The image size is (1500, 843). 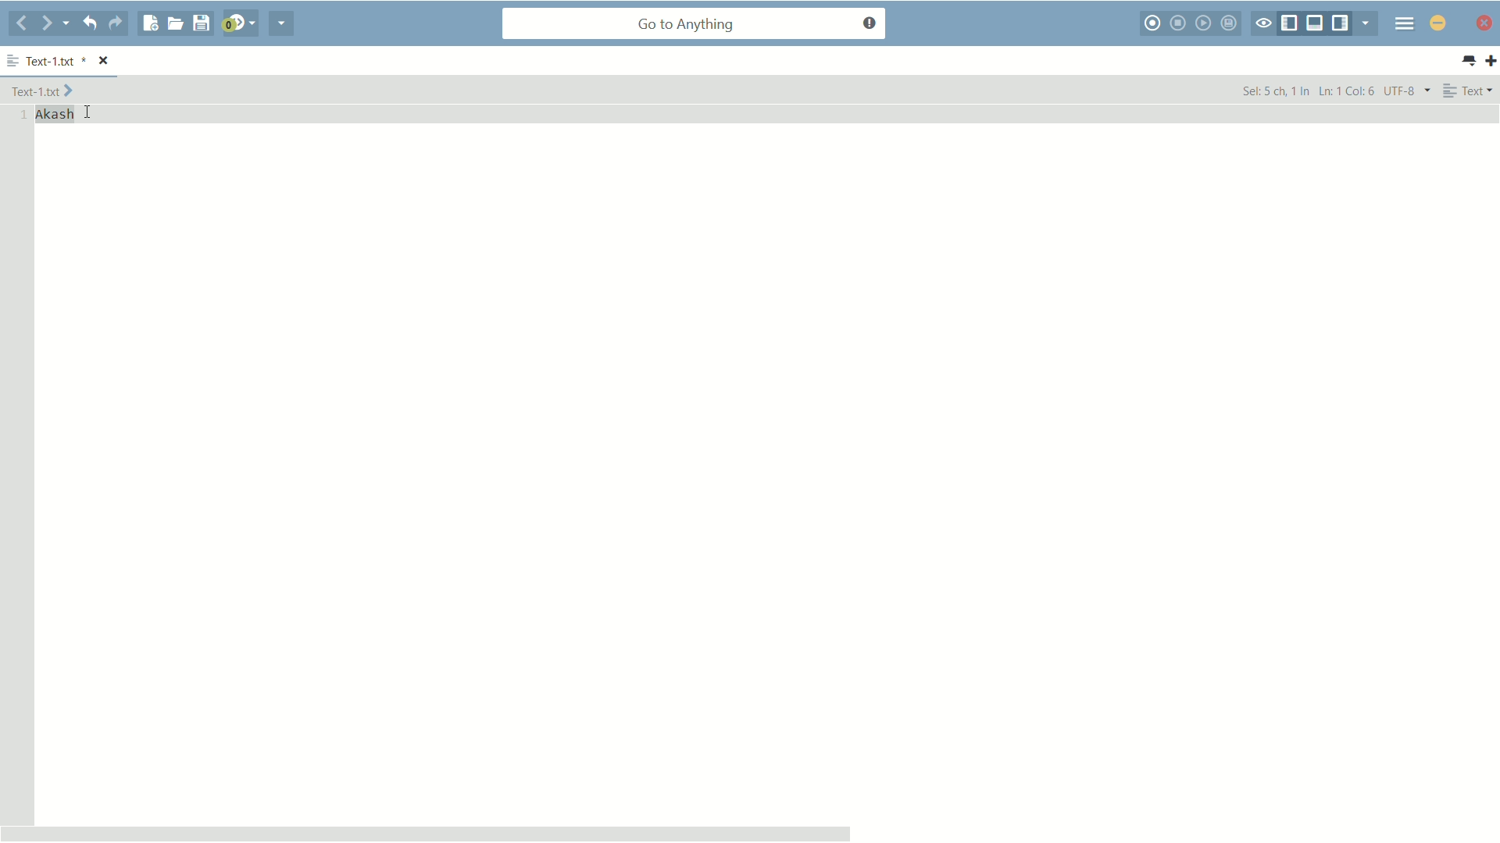 What do you see at coordinates (13, 62) in the screenshot?
I see `more options` at bounding box center [13, 62].